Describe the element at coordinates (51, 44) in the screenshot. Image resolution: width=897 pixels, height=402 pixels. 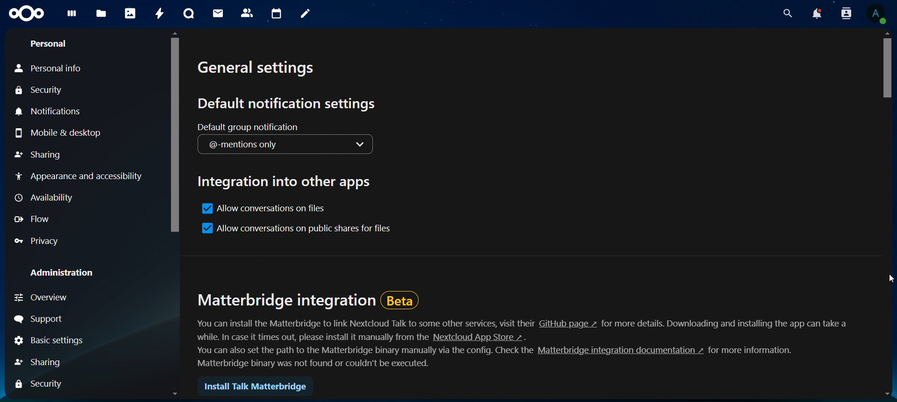
I see `personal` at that location.